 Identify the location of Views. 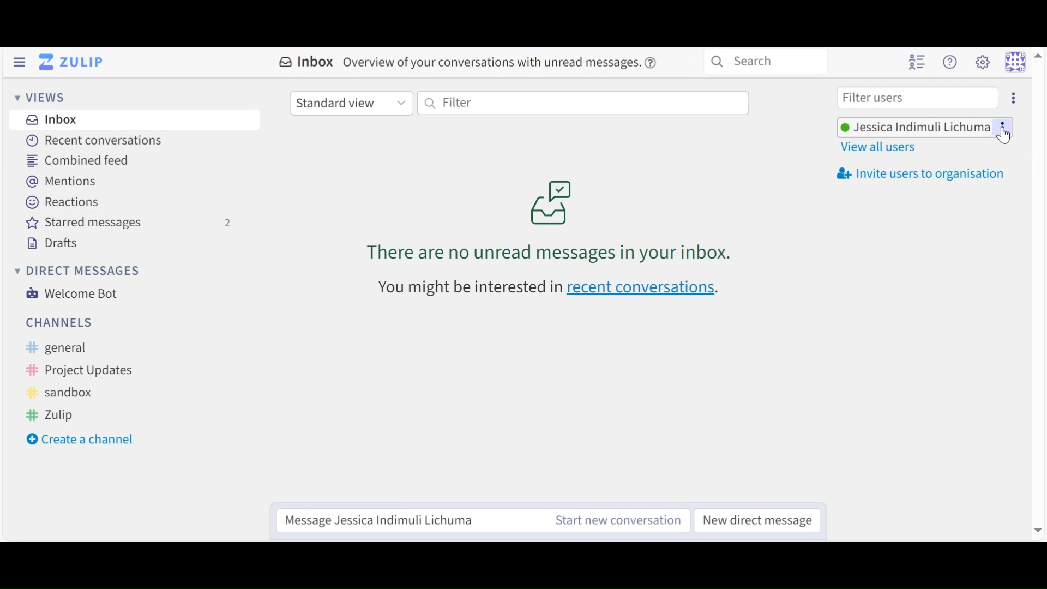
(43, 99).